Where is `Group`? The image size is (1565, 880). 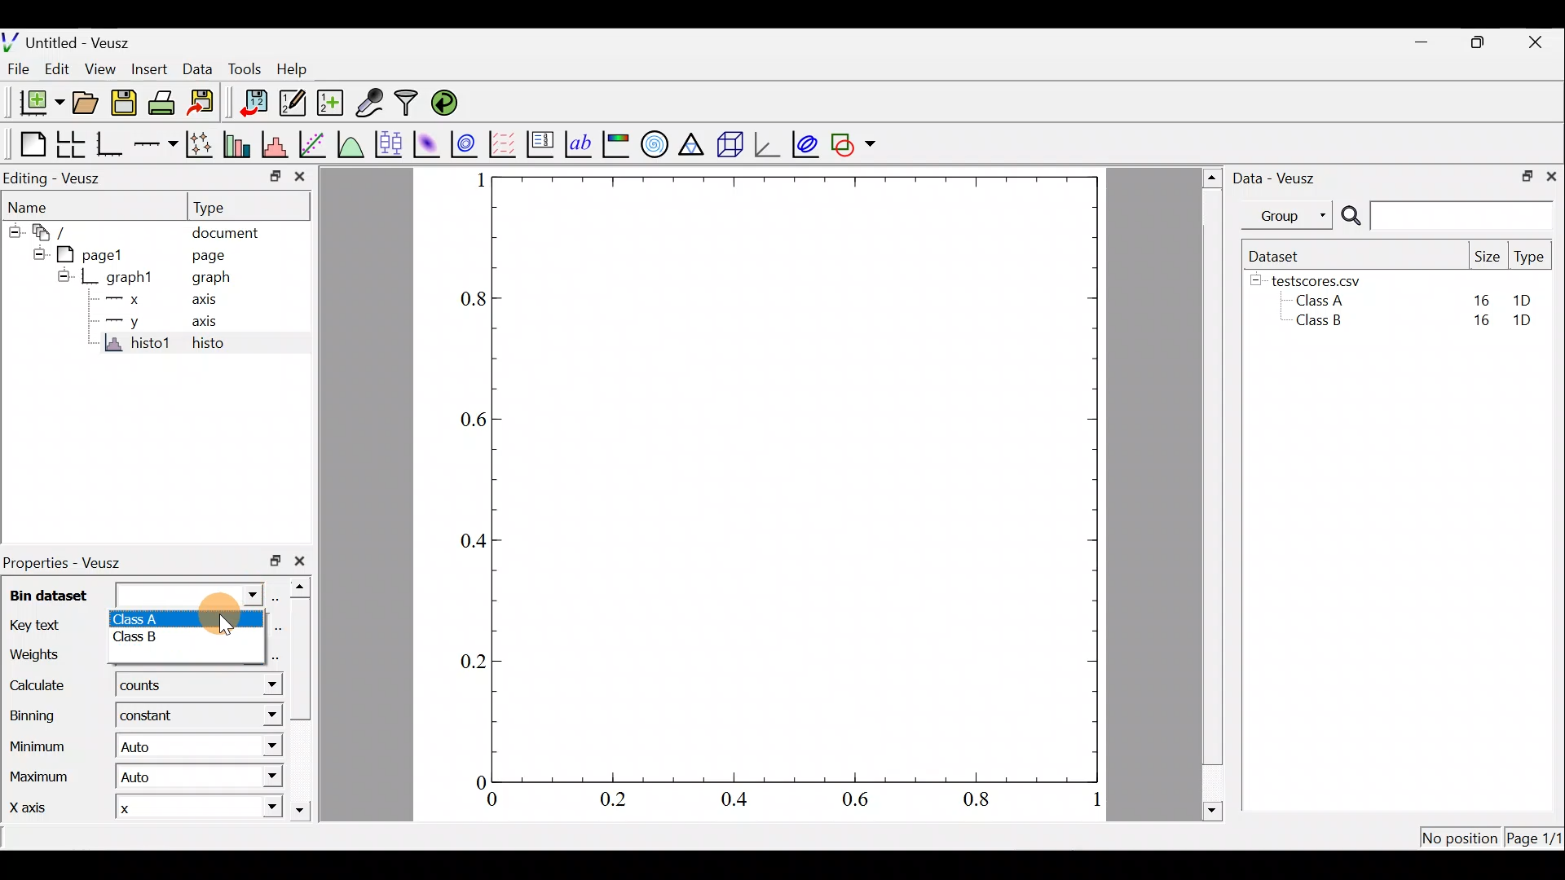 Group is located at coordinates (1290, 215).